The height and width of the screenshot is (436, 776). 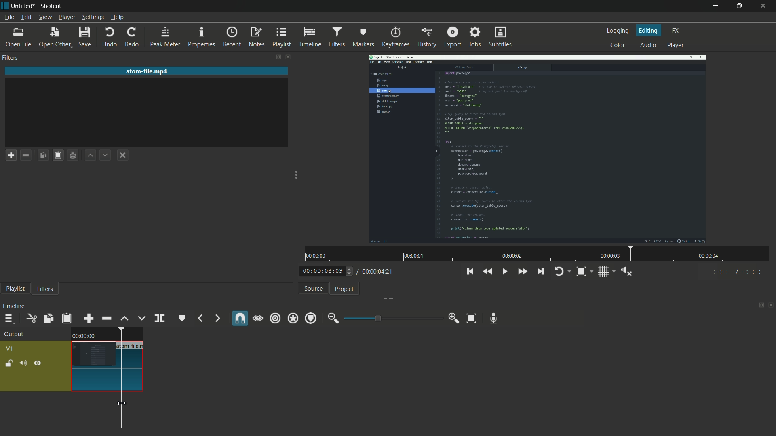 I want to click on copy checked filters, so click(x=42, y=155).